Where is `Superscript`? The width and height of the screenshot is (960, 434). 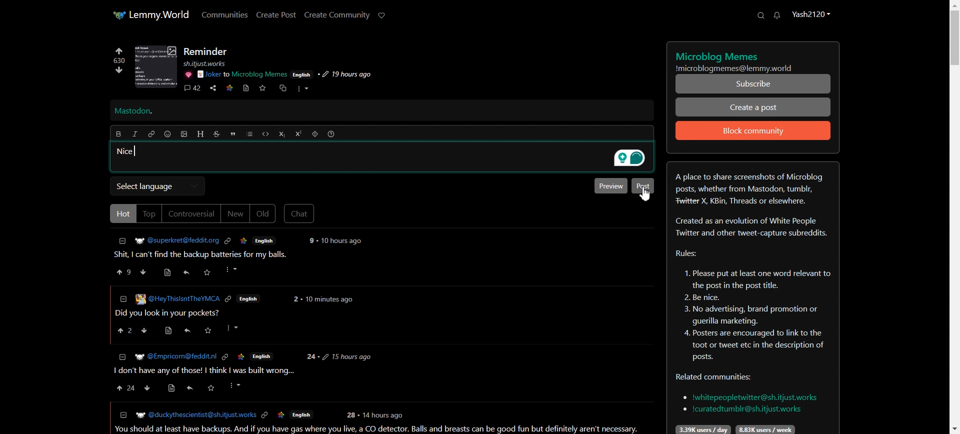
Superscript is located at coordinates (298, 133).